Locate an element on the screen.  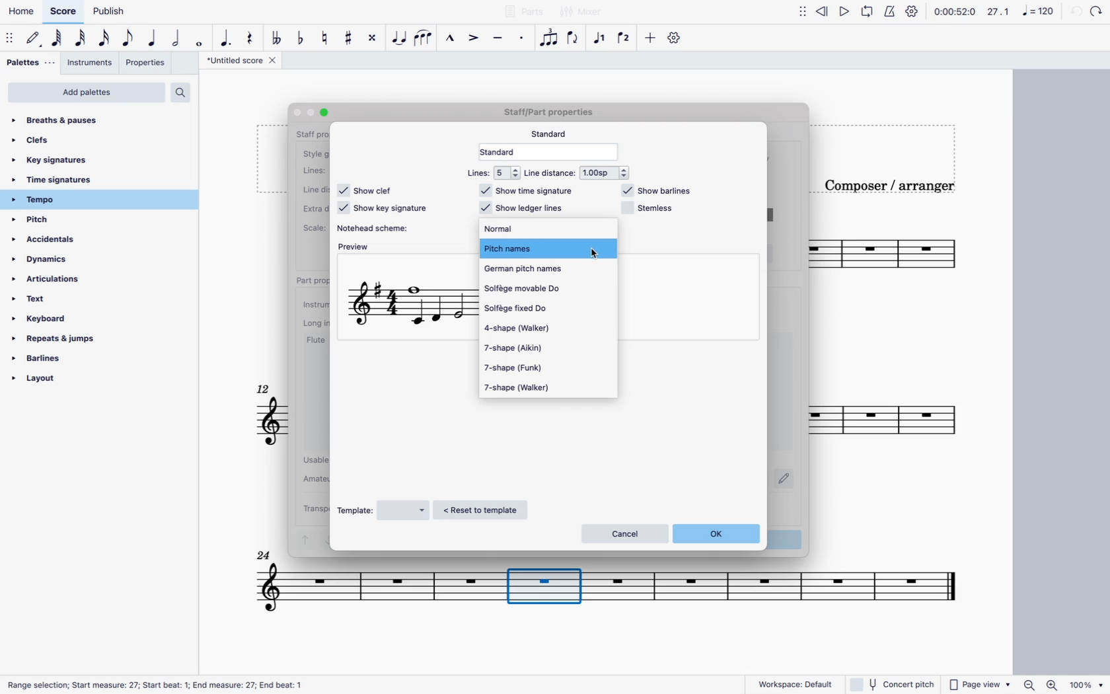
layout is located at coordinates (91, 379).